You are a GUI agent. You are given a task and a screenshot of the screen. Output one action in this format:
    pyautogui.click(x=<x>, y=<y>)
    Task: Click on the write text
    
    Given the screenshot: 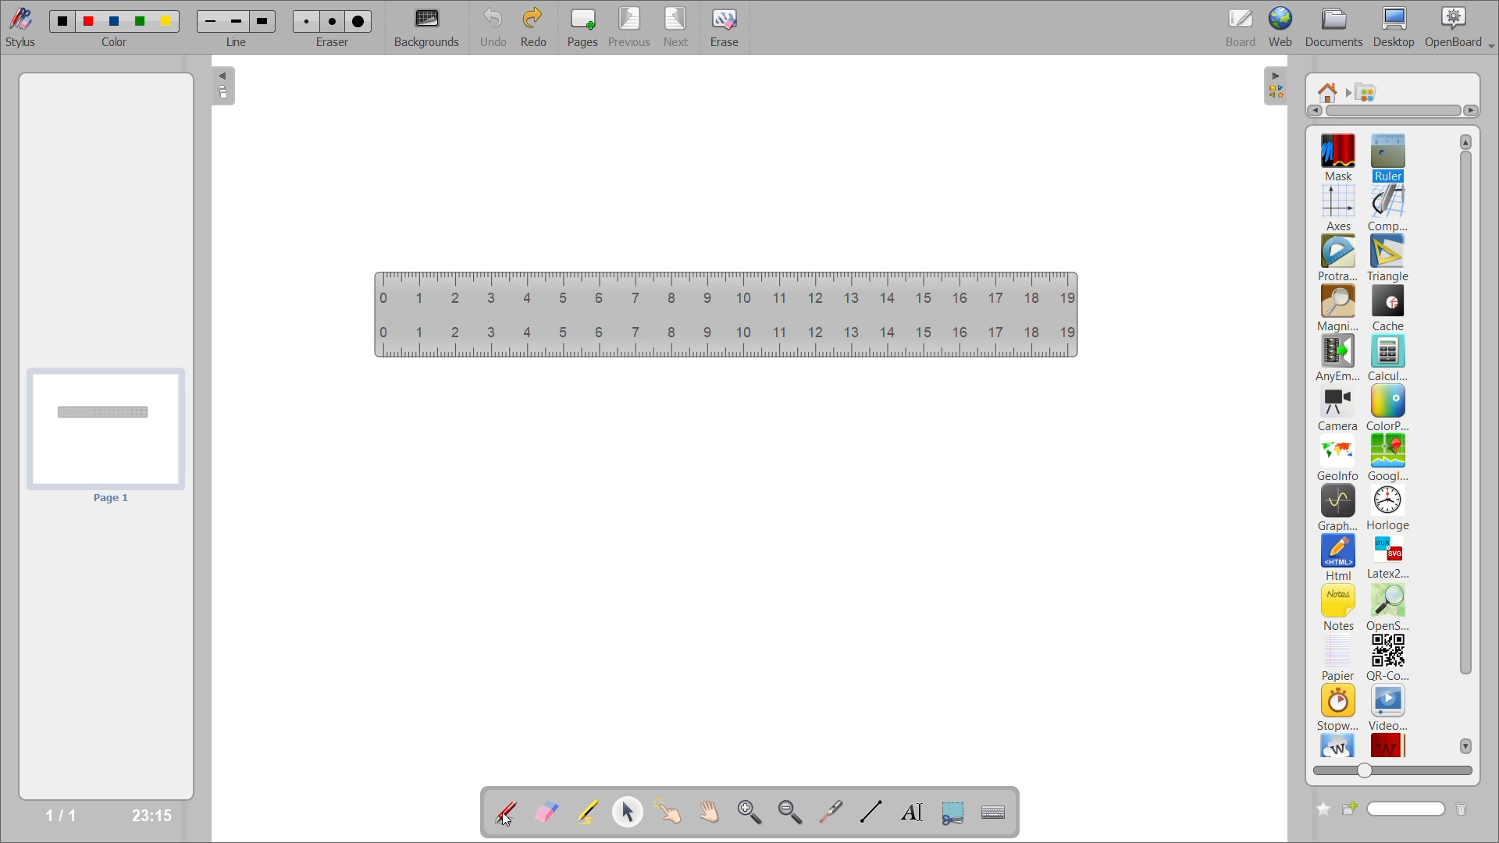 What is the action you would take?
    pyautogui.click(x=911, y=812)
    